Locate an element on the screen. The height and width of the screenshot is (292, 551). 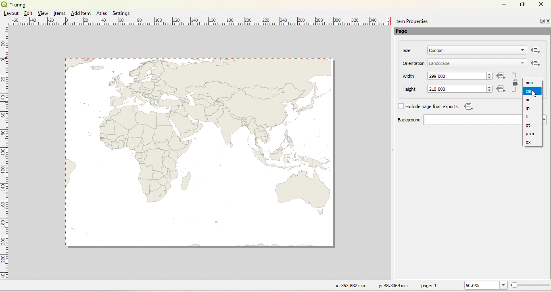
landscape is located at coordinates (440, 64).